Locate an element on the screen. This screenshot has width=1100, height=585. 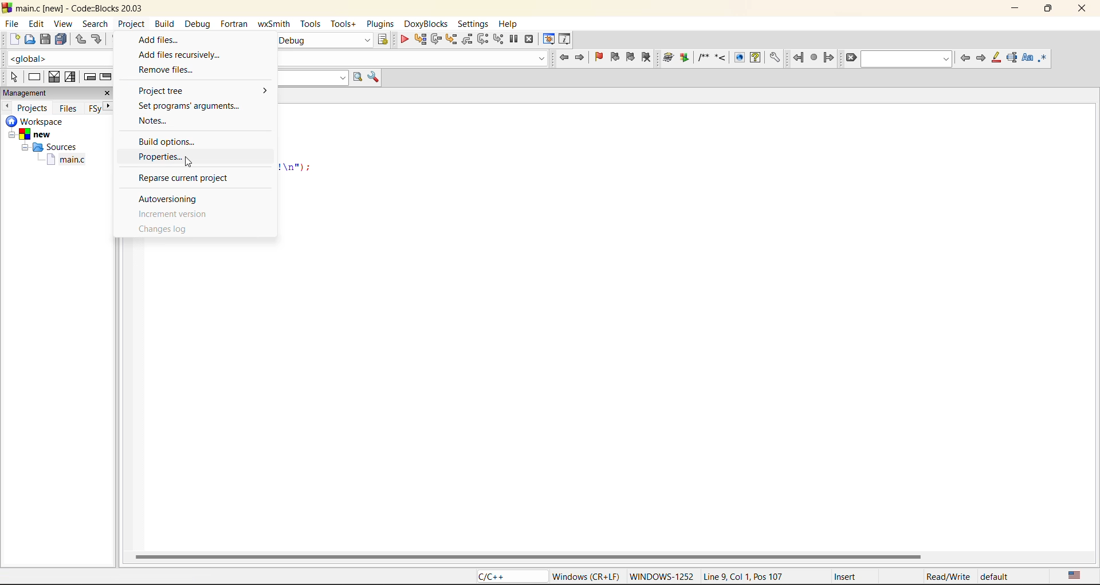
doxyblocks is located at coordinates (425, 24).